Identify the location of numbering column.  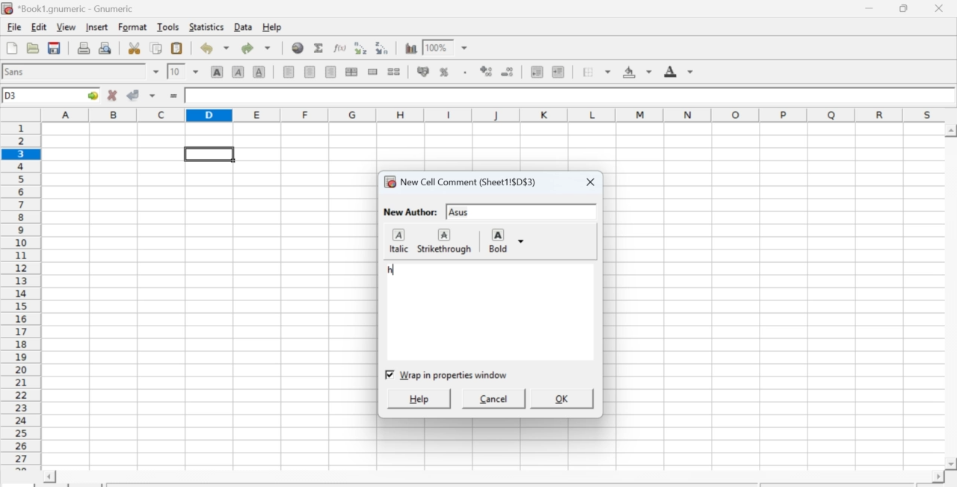
(22, 296).